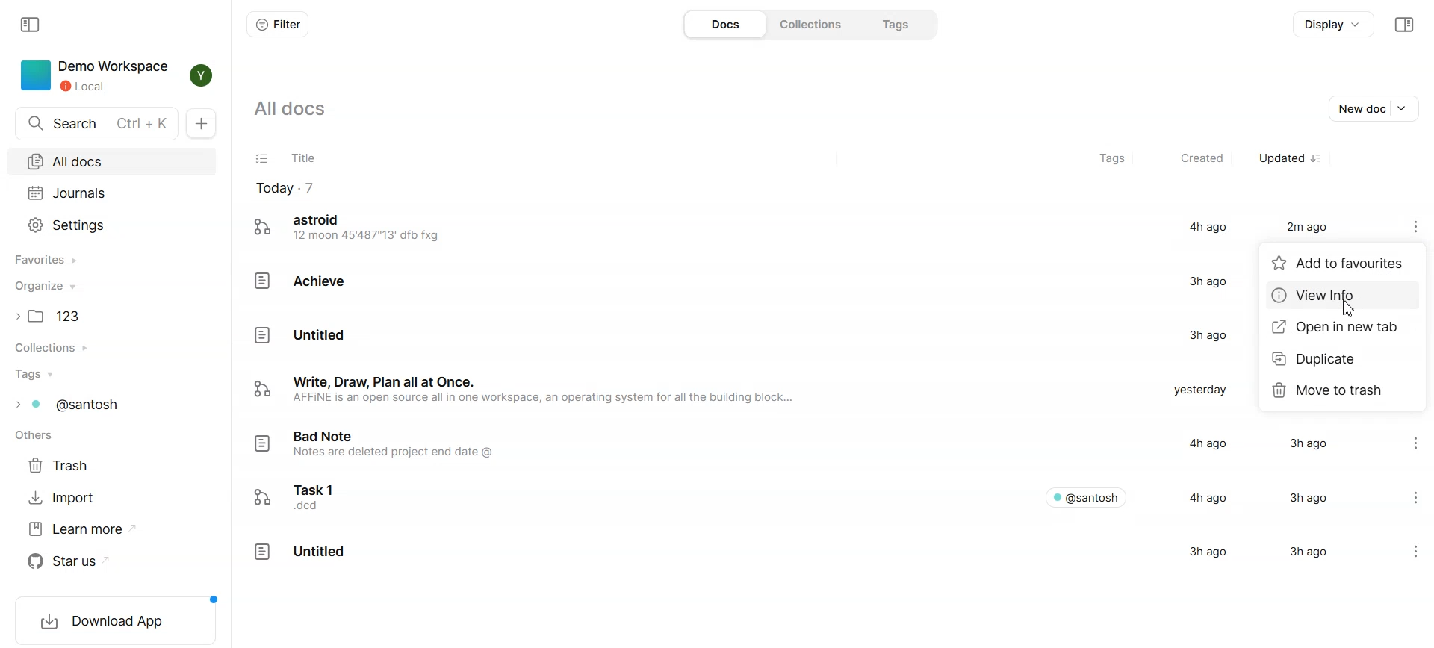 The width and height of the screenshot is (1434, 648). Describe the element at coordinates (1343, 361) in the screenshot. I see `Duplicate` at that location.